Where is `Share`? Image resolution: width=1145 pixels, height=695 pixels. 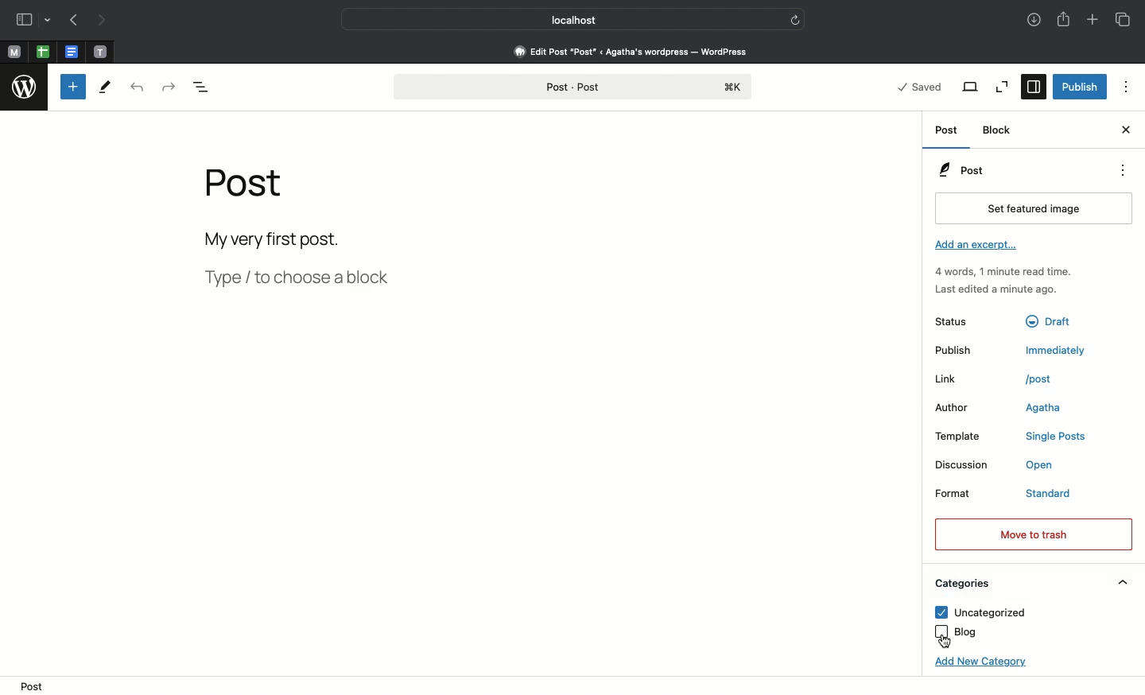 Share is located at coordinates (1063, 21).